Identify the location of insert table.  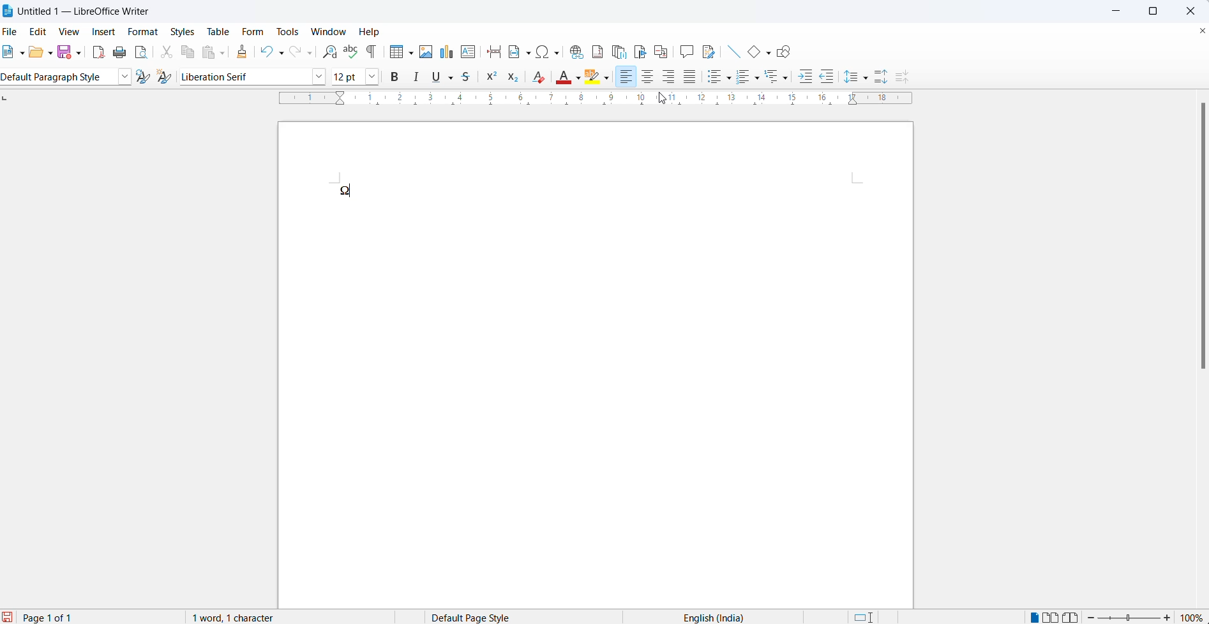
(391, 52).